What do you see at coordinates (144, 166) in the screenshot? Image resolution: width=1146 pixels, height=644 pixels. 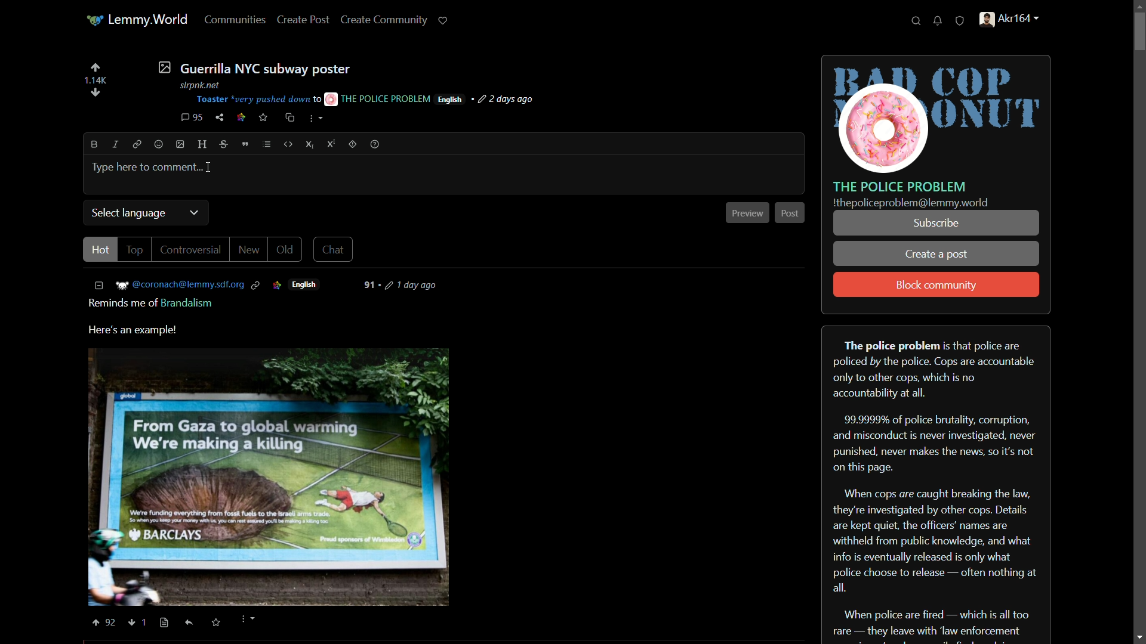 I see `type here to comment` at bounding box center [144, 166].